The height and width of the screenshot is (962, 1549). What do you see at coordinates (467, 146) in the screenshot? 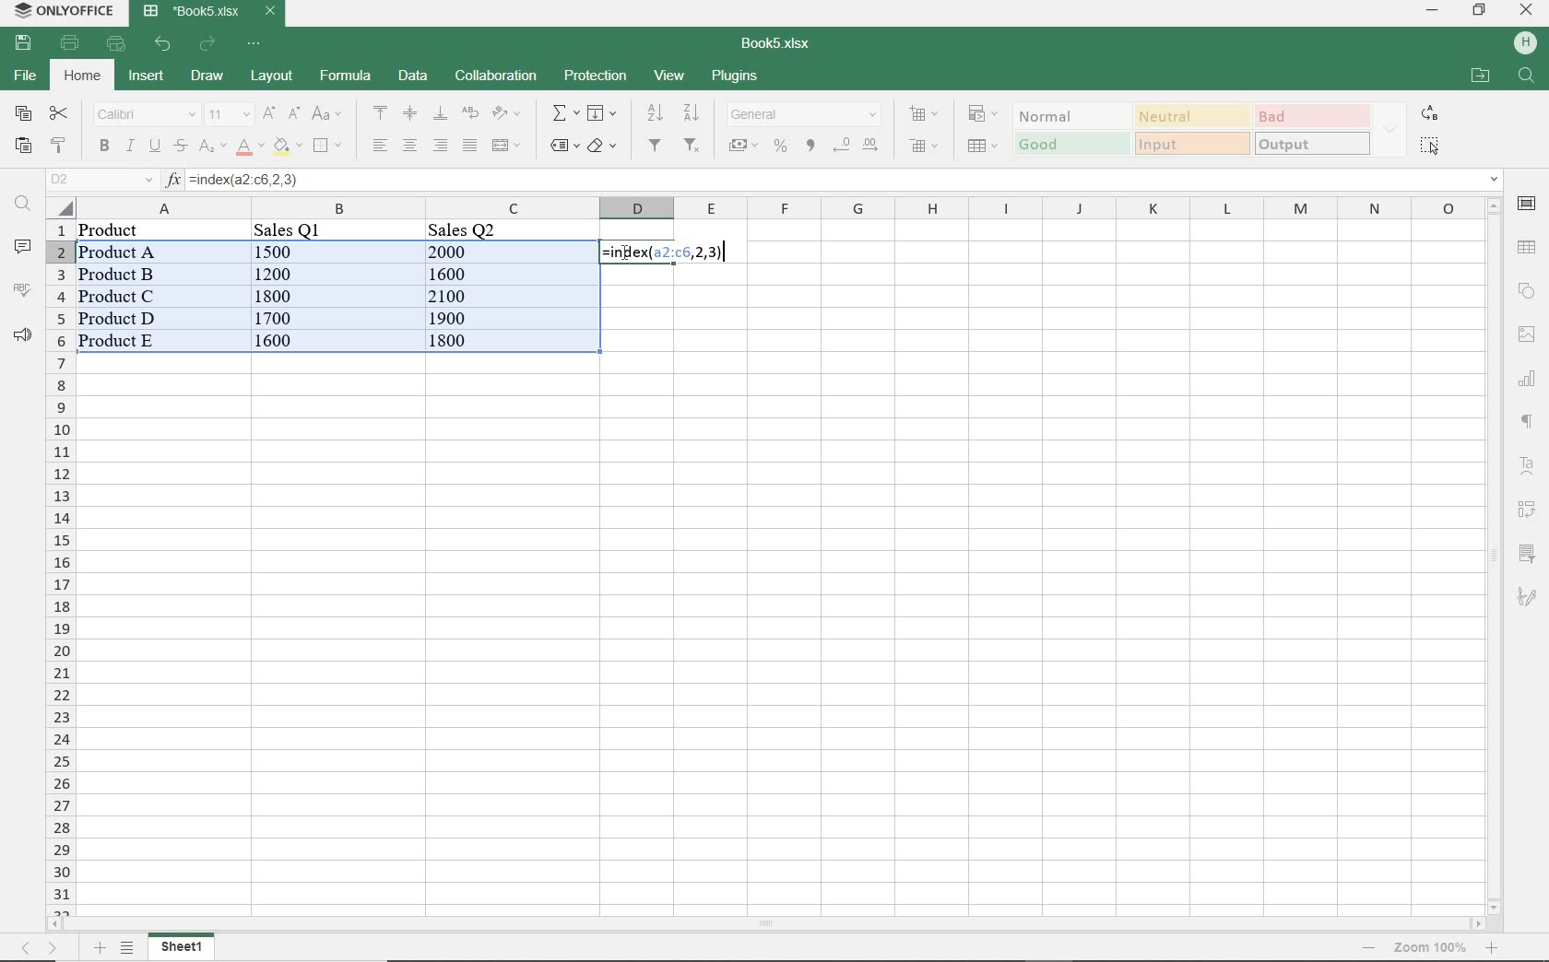
I see `justified` at bounding box center [467, 146].